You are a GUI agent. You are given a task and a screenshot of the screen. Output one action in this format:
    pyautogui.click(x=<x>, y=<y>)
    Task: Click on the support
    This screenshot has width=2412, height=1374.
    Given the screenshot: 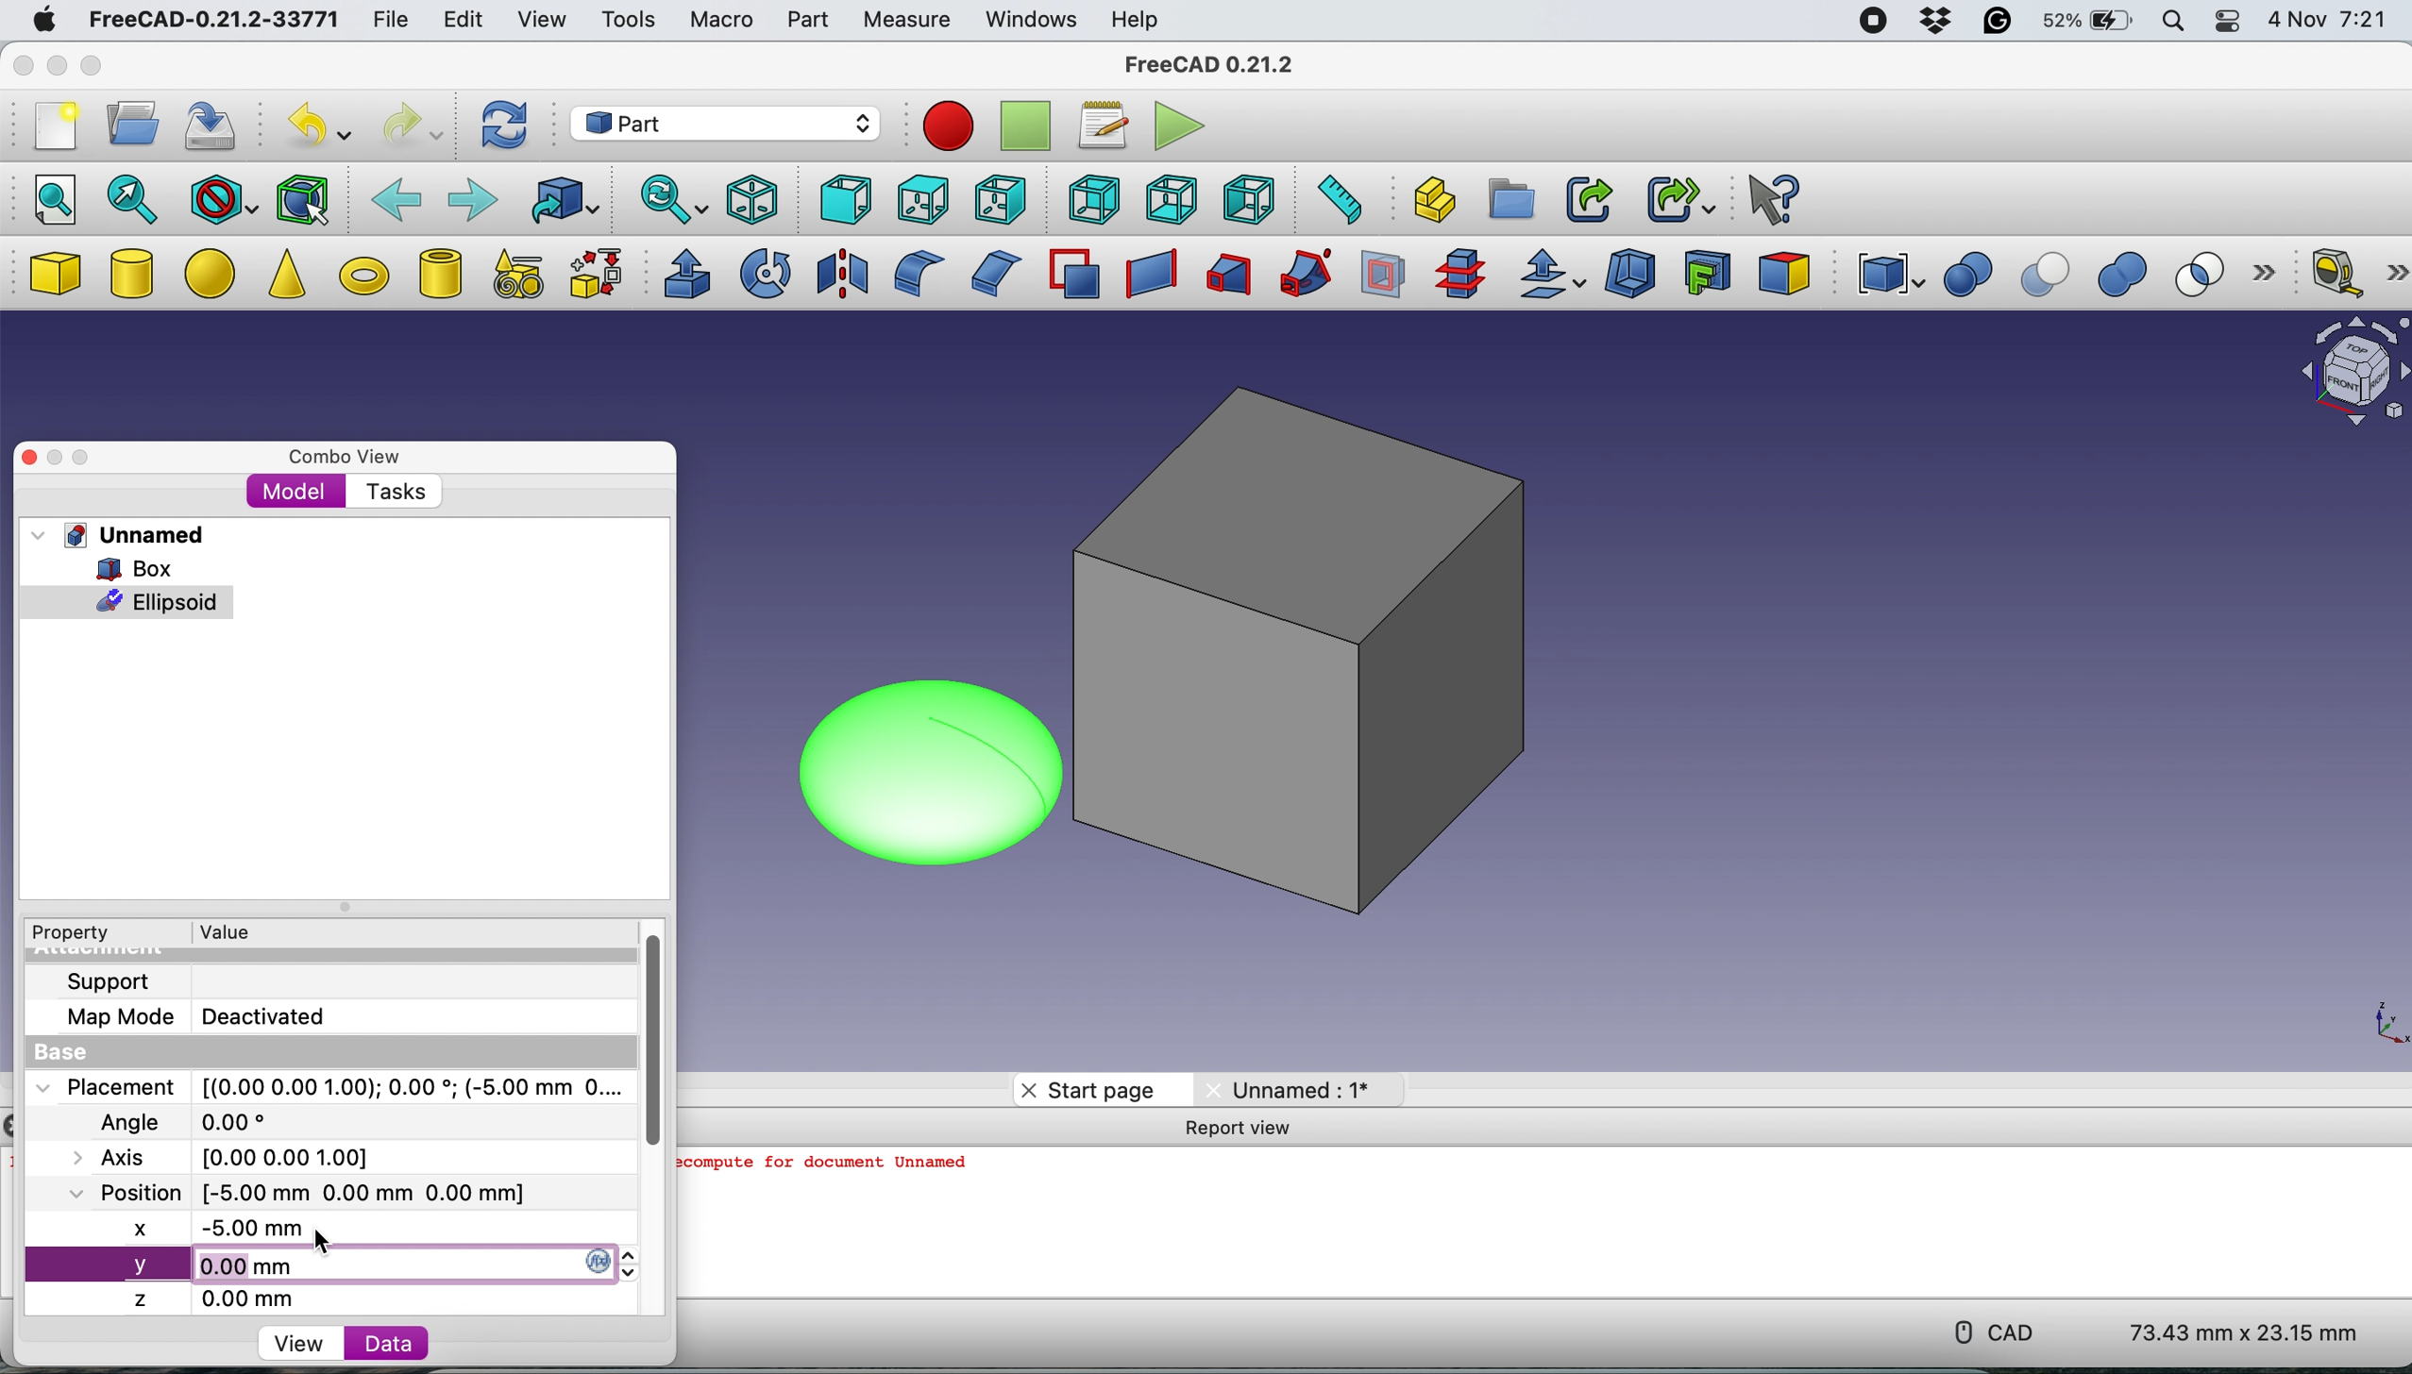 What is the action you would take?
    pyautogui.click(x=104, y=981)
    